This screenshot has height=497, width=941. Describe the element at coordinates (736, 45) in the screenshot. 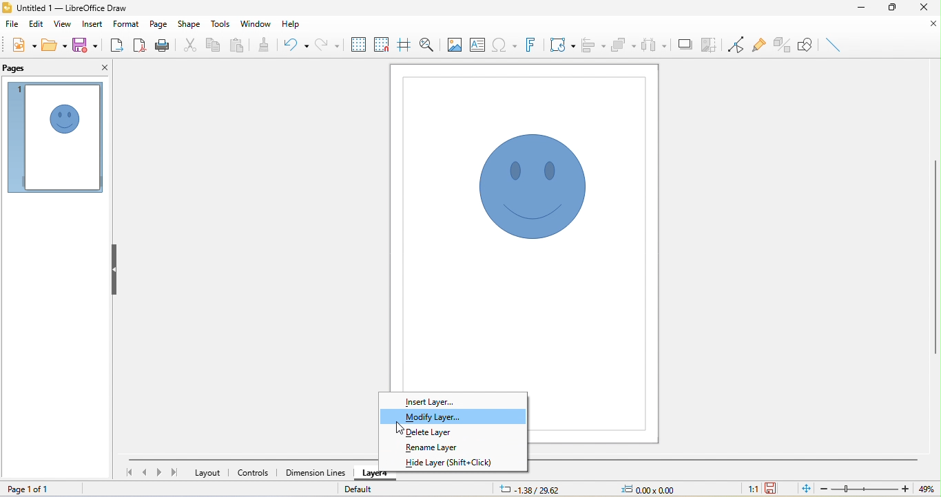

I see `toggle point edit mode` at that location.